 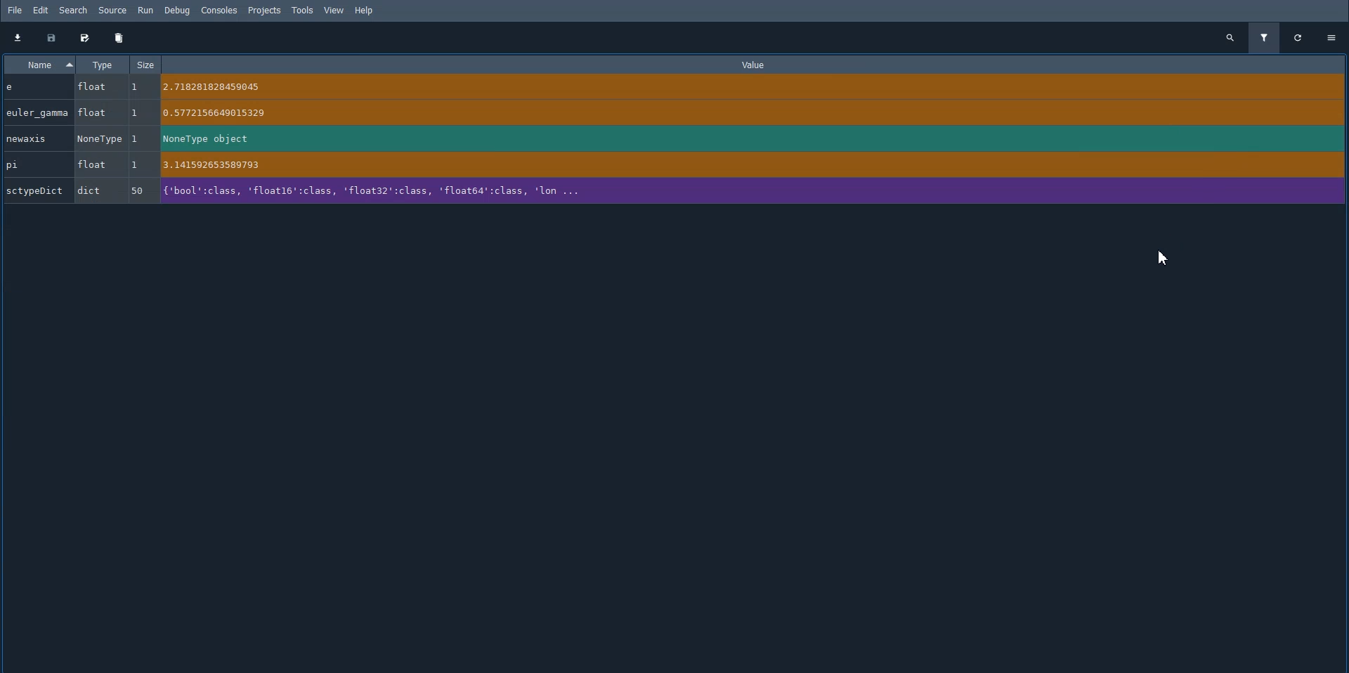 I want to click on float, so click(x=96, y=165).